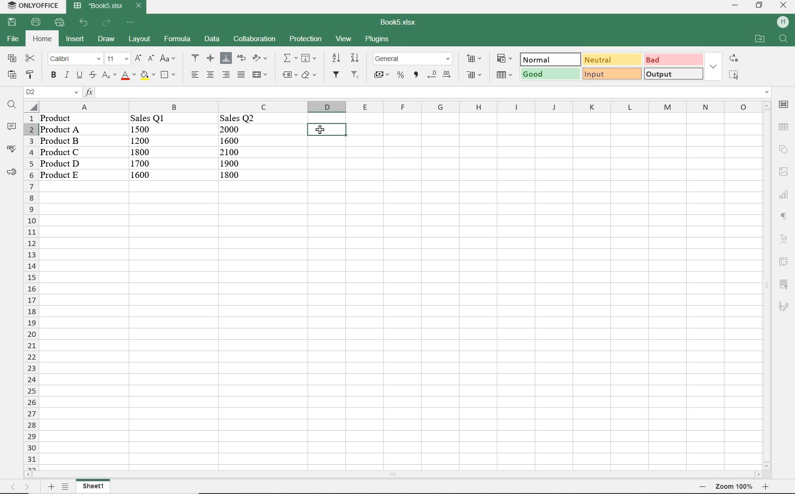 Image resolution: width=795 pixels, height=494 pixels. What do you see at coordinates (66, 487) in the screenshot?
I see `list sheet` at bounding box center [66, 487].